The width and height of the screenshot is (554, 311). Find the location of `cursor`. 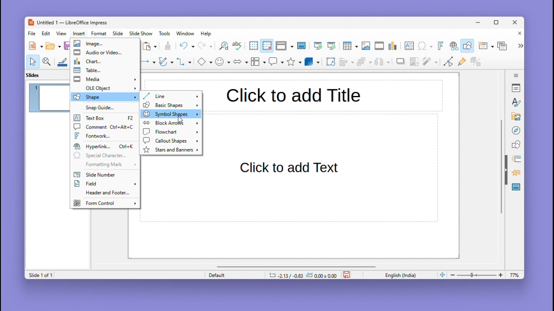

cursor is located at coordinates (179, 120).